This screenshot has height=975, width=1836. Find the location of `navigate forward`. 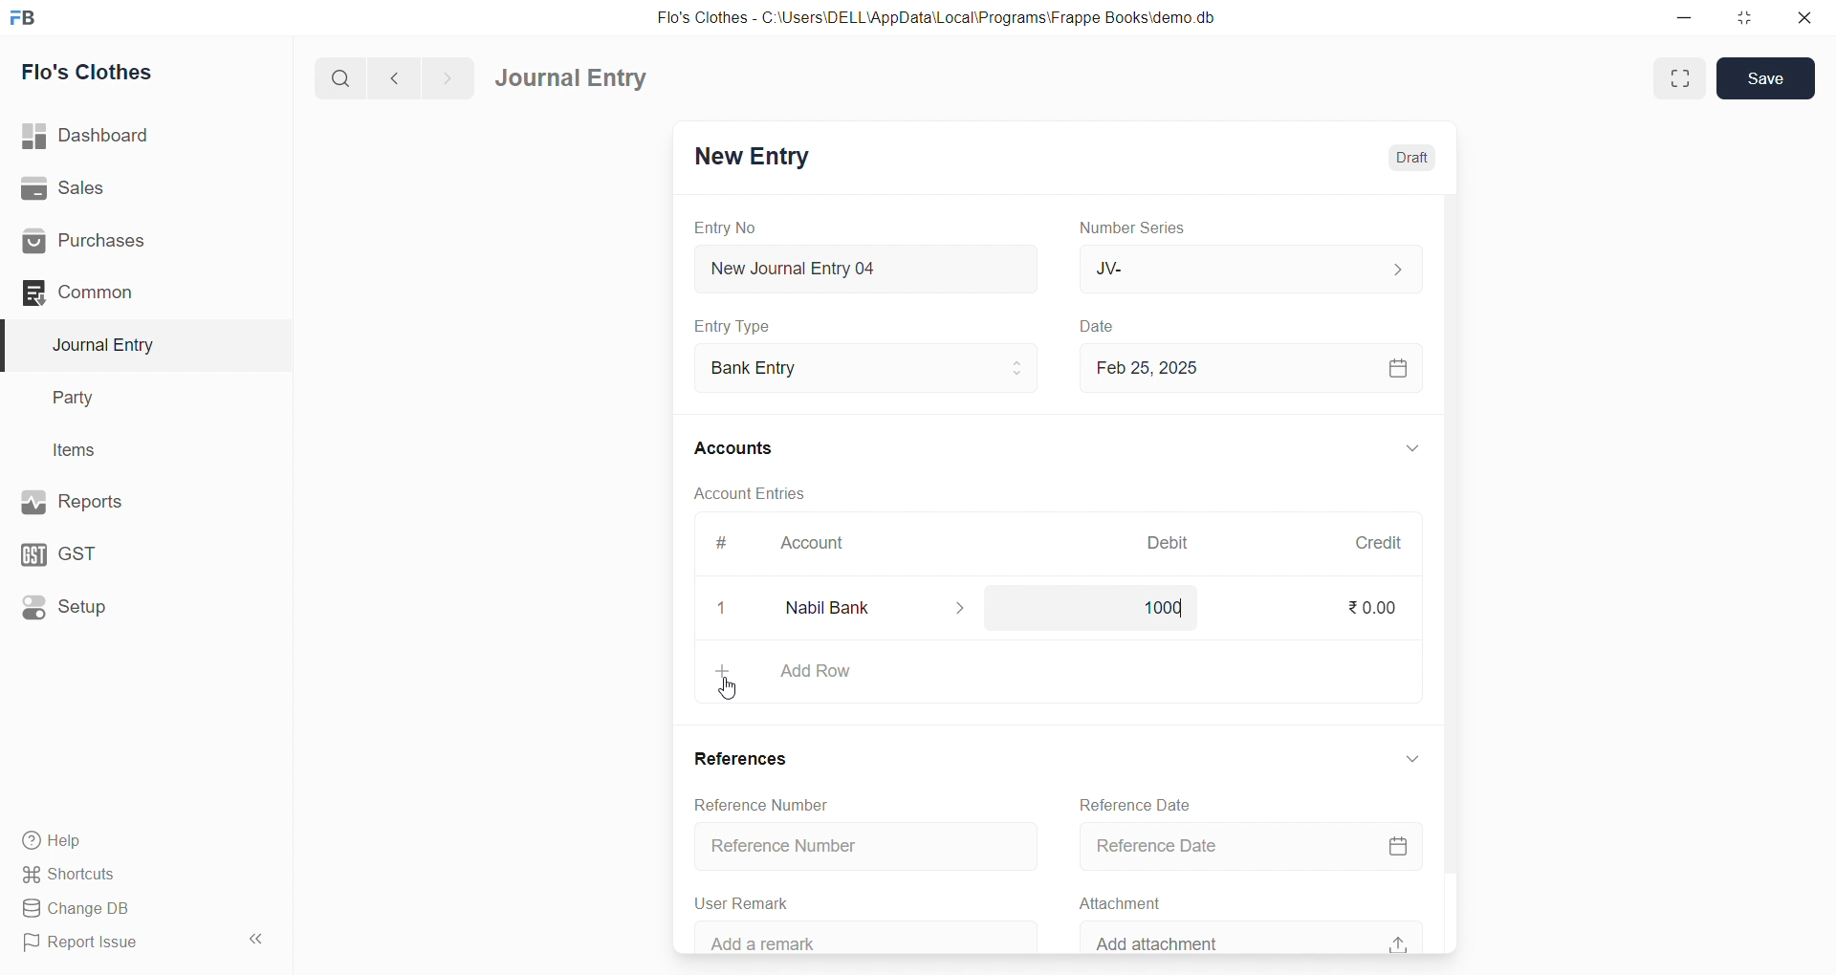

navigate forward is located at coordinates (447, 76).